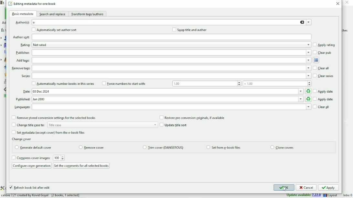 This screenshot has width=353, height=198. Describe the element at coordinates (223, 147) in the screenshot. I see `set from e-book files` at that location.